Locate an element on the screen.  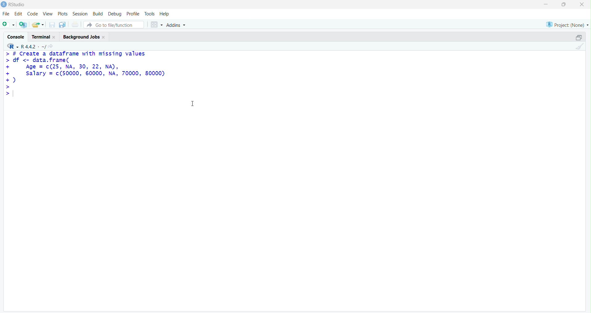
Tools is located at coordinates (150, 14).